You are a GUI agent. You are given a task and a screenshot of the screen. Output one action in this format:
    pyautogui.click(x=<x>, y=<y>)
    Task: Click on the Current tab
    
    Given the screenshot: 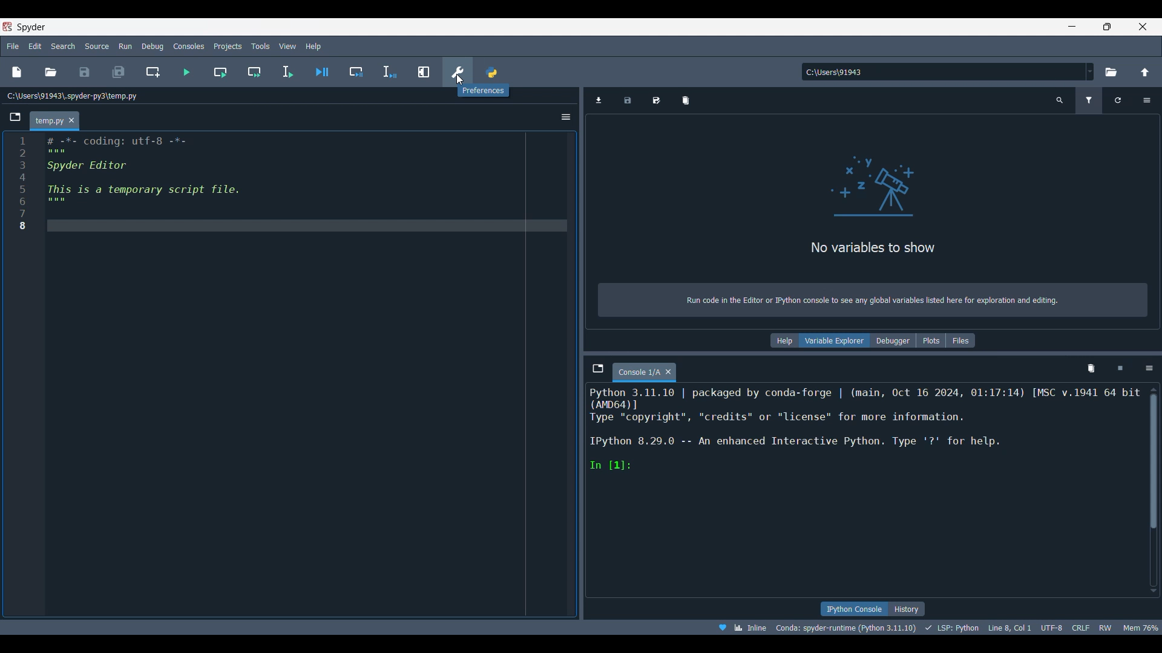 What is the action you would take?
    pyautogui.click(x=638, y=372)
    